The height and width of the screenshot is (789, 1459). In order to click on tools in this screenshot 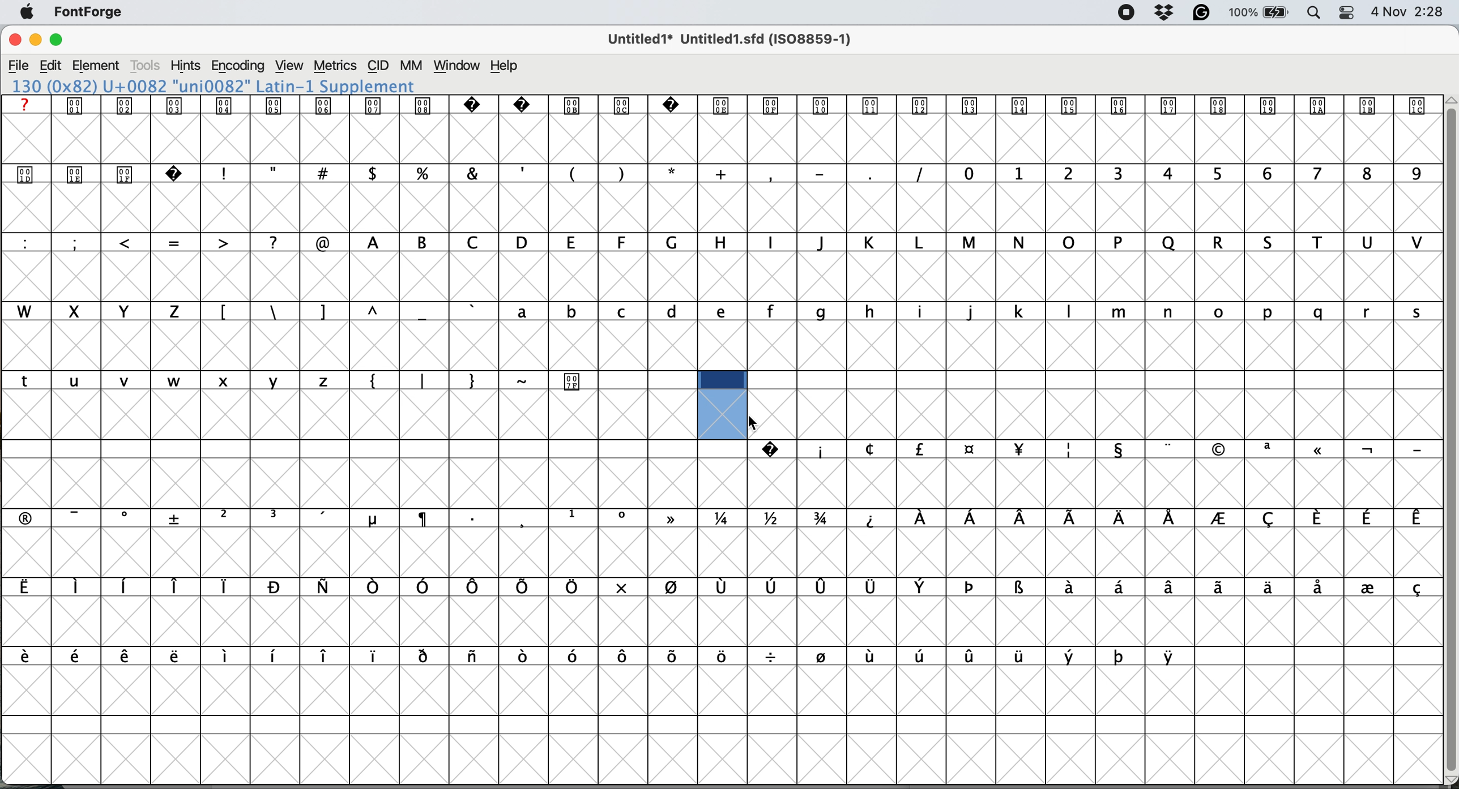, I will do `click(148, 66)`.